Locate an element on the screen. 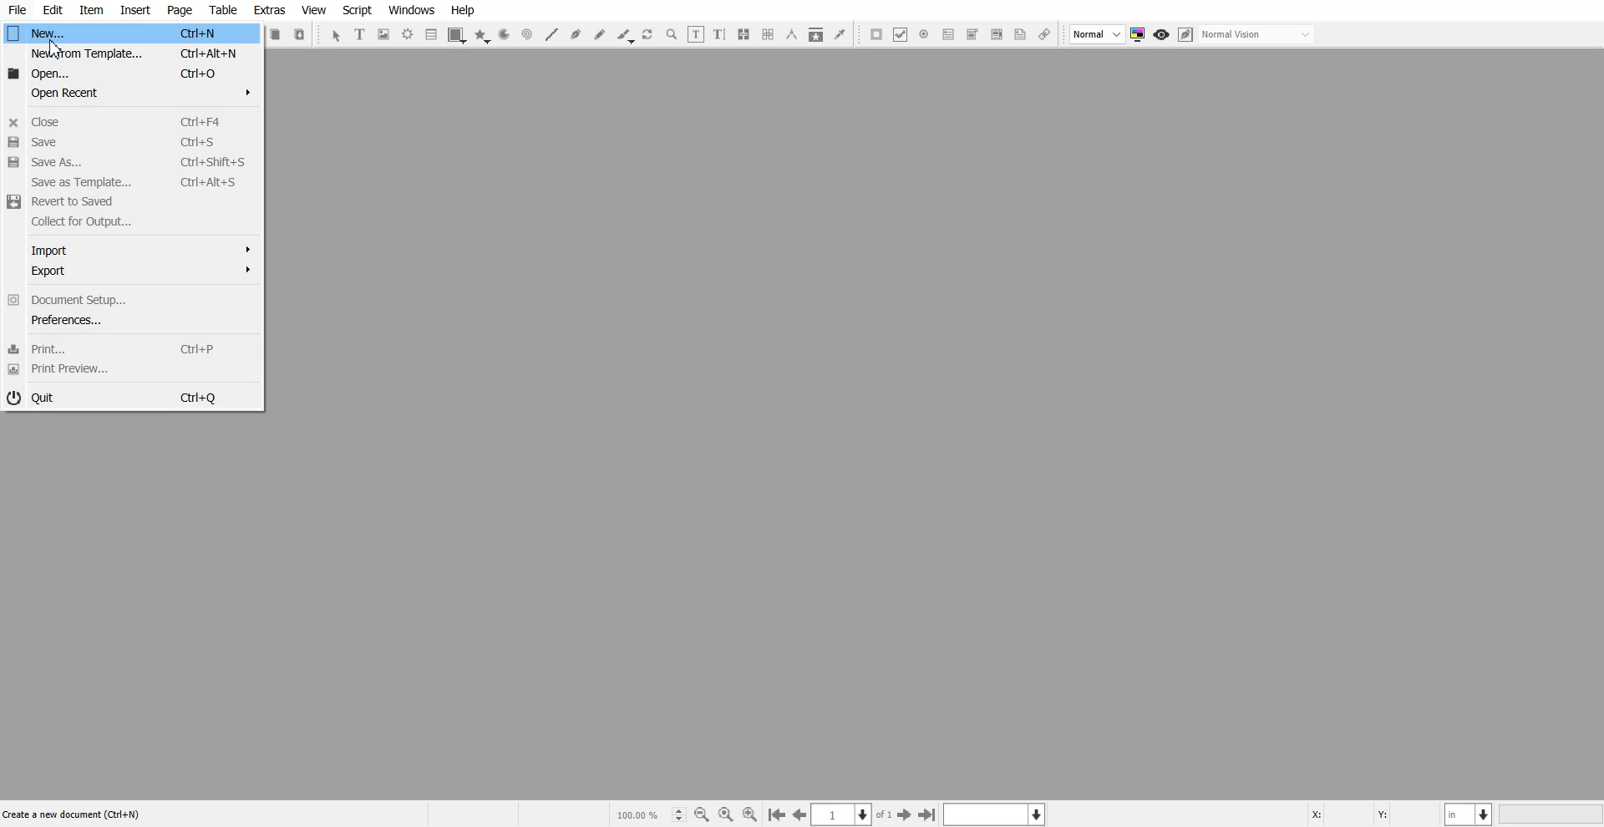 This screenshot has height=827, width=1604. Create a new document is located at coordinates (71, 814).